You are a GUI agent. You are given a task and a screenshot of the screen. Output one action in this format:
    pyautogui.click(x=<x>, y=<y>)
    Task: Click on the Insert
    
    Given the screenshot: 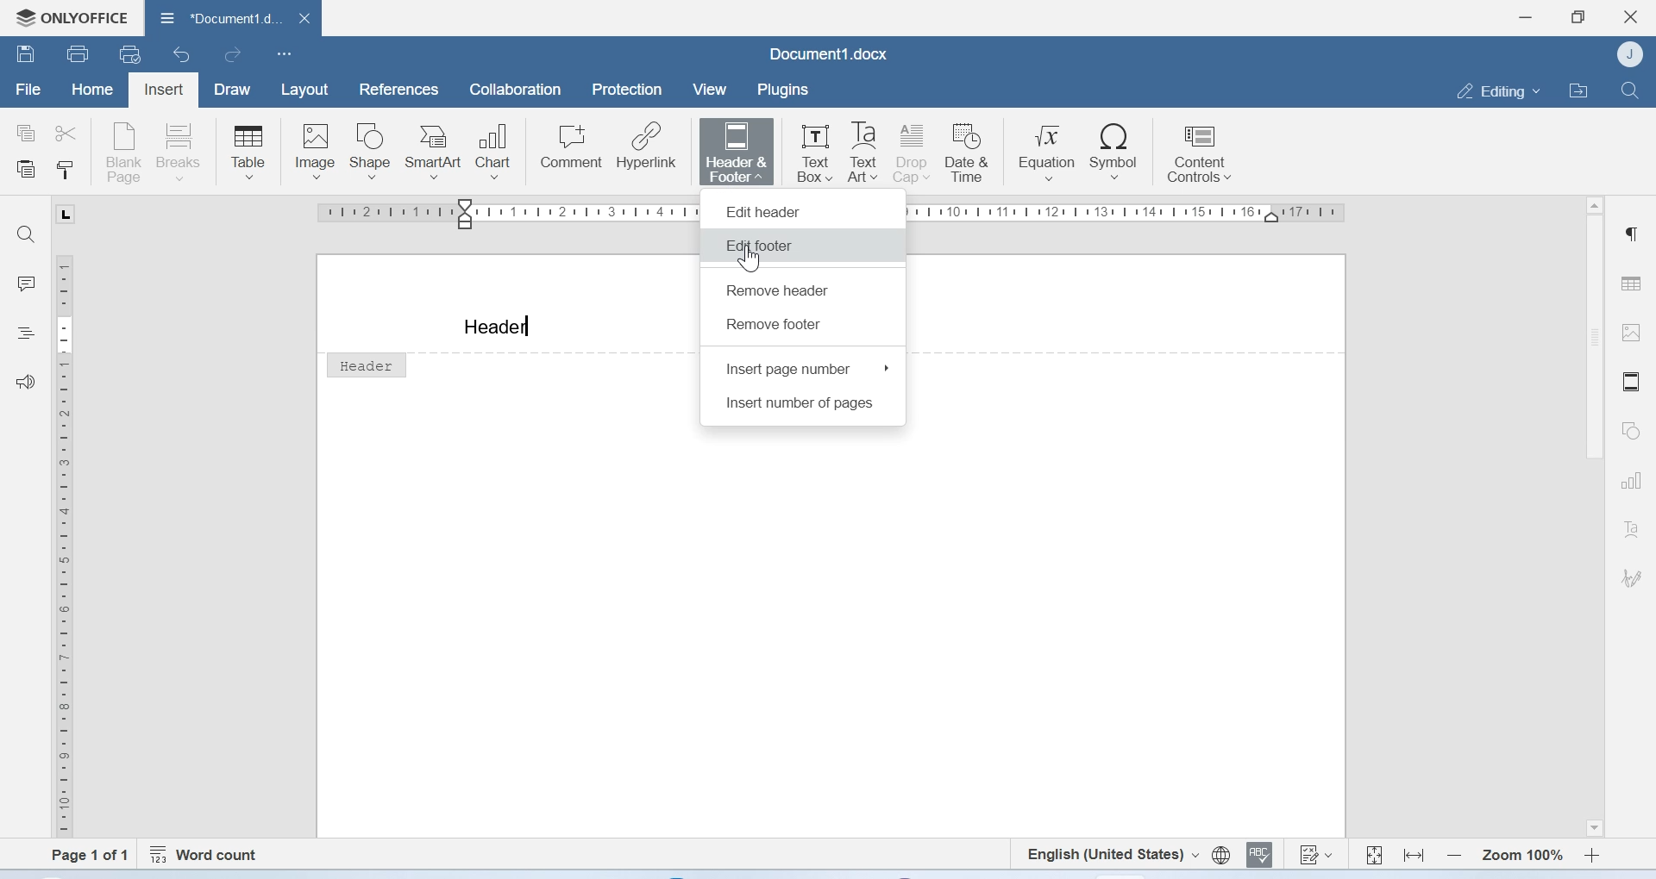 What is the action you would take?
    pyautogui.click(x=165, y=88)
    